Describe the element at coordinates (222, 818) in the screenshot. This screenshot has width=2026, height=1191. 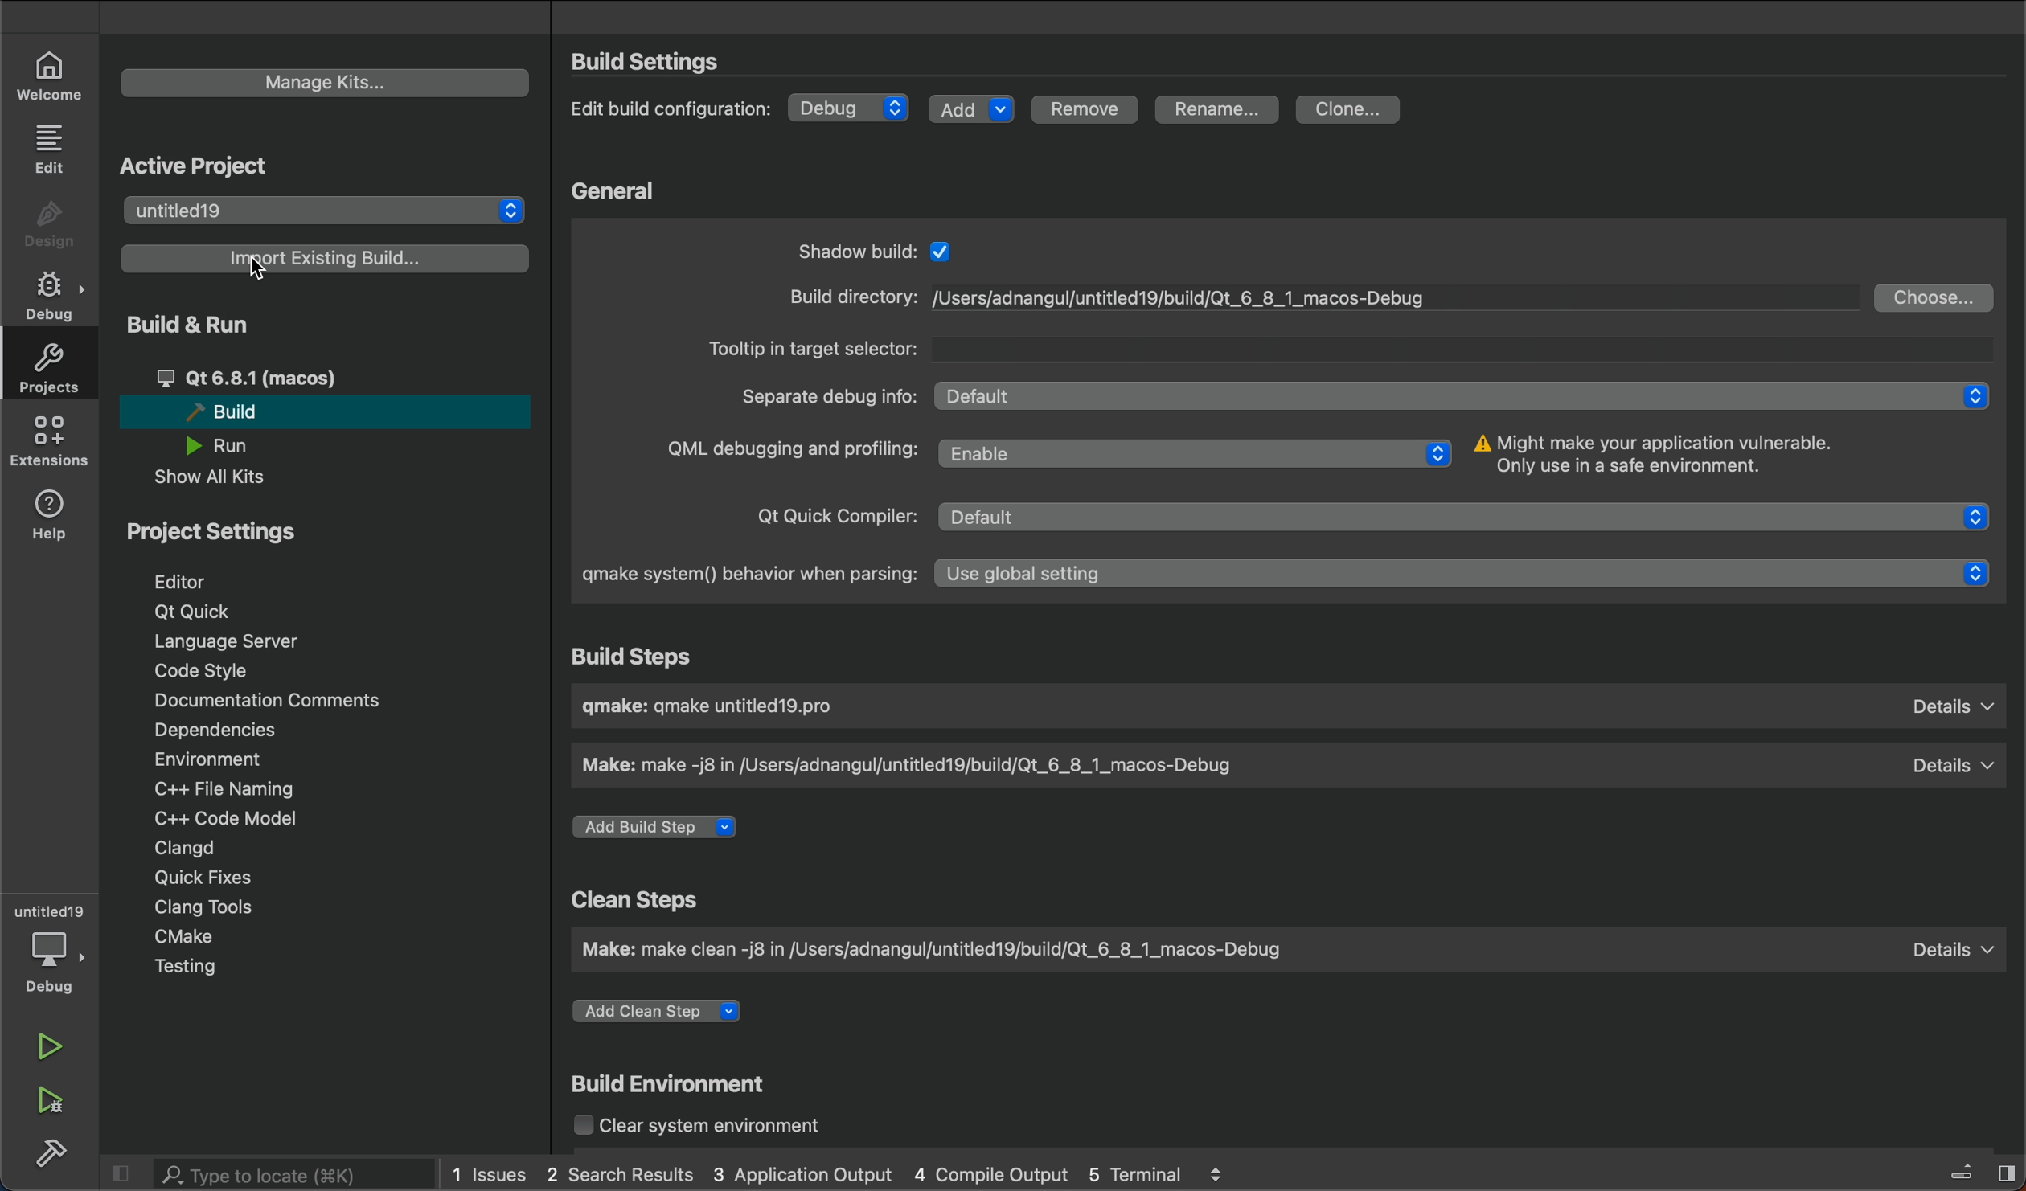
I see `c++ code model` at that location.